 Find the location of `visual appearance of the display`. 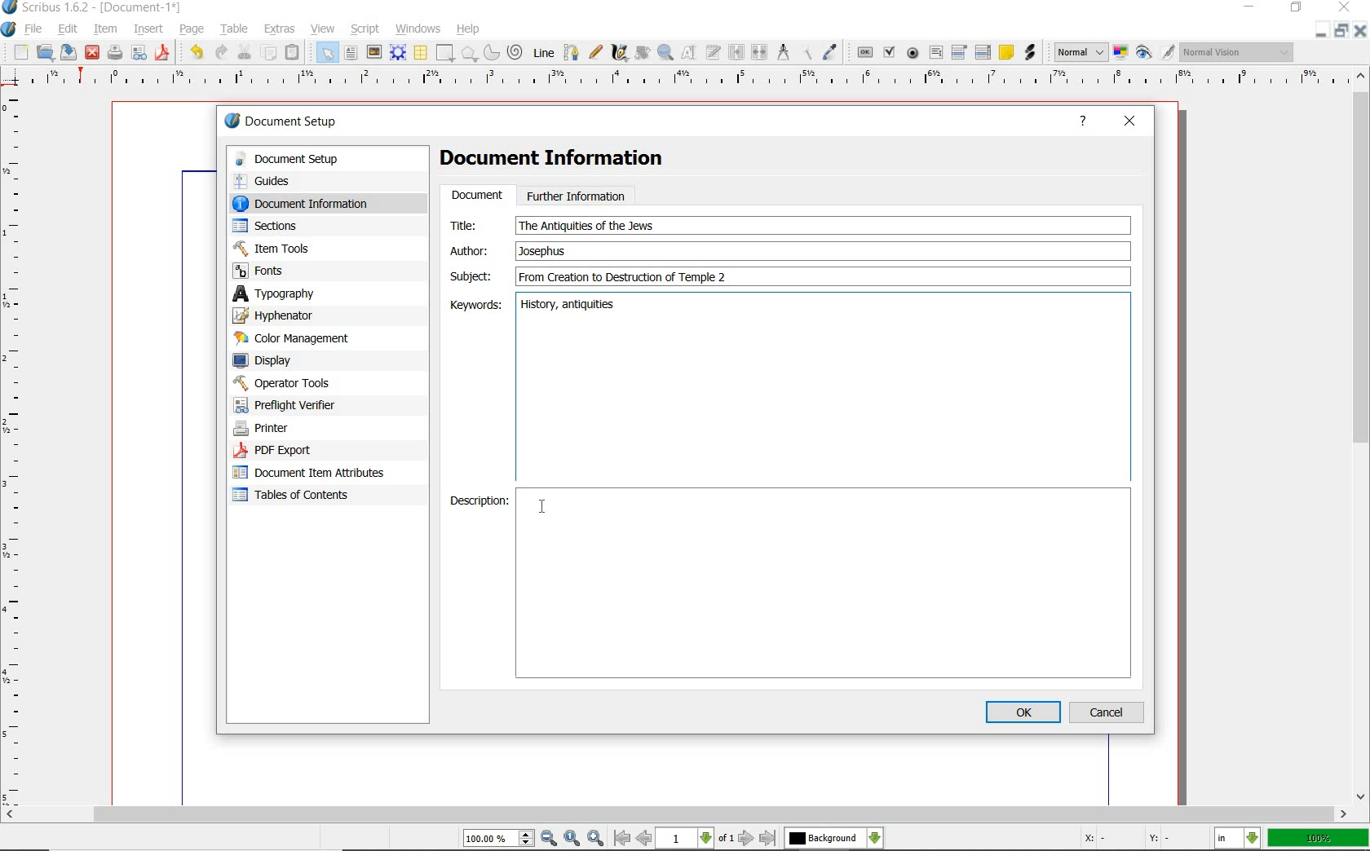

visual appearance of the display is located at coordinates (1238, 51).